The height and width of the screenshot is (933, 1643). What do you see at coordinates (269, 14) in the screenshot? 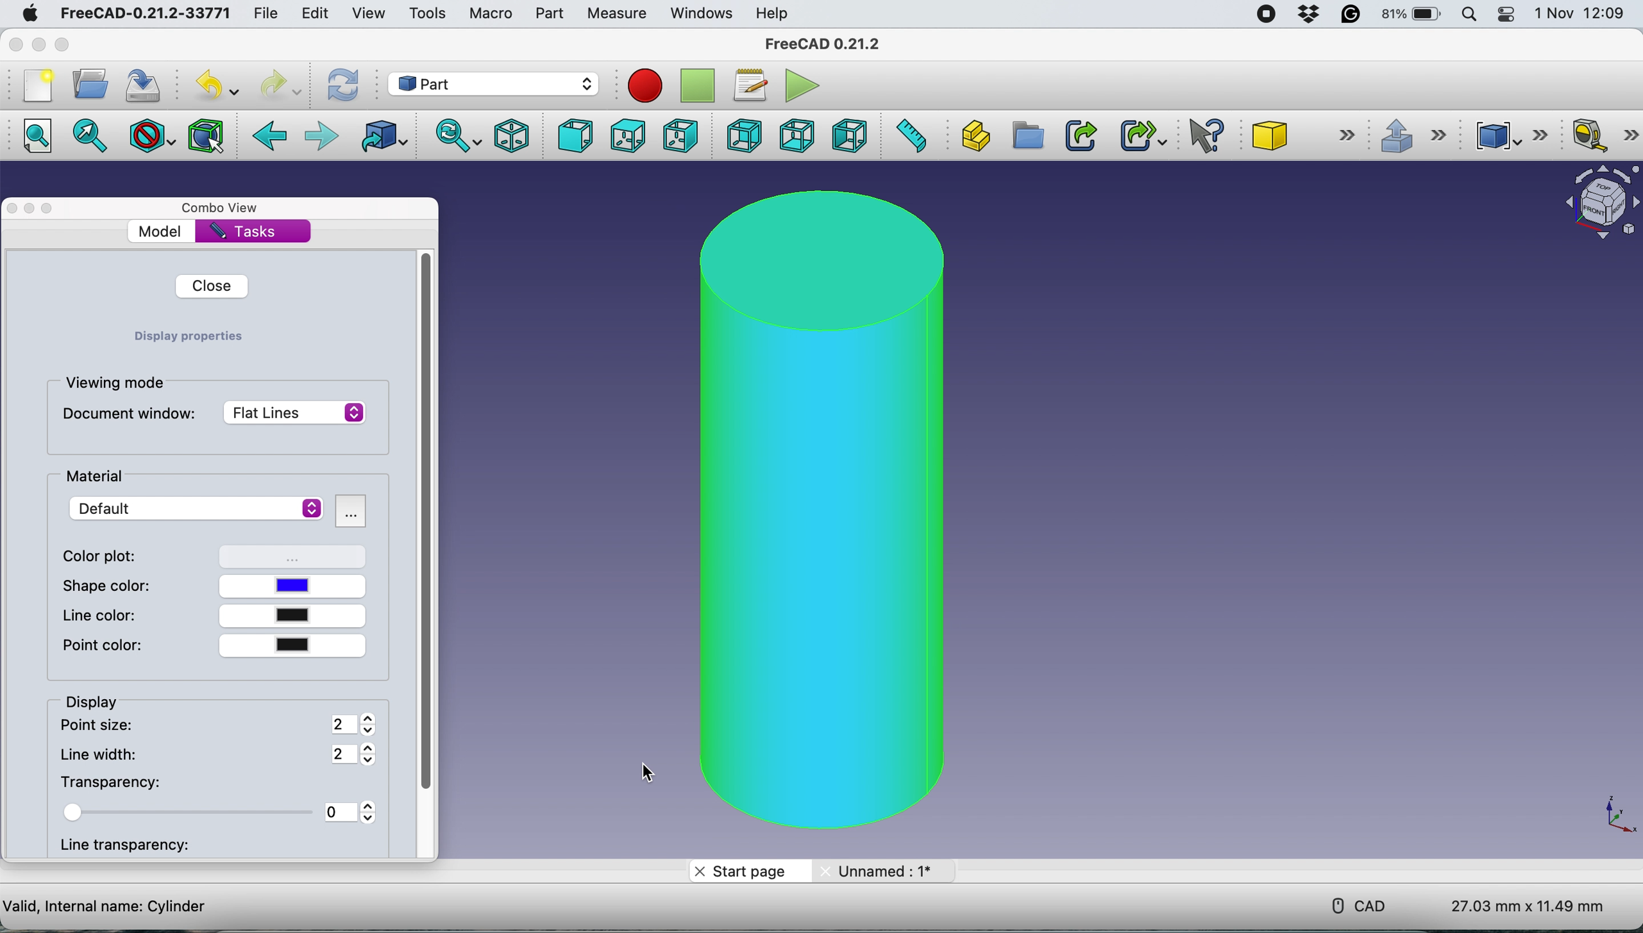
I see `file` at bounding box center [269, 14].